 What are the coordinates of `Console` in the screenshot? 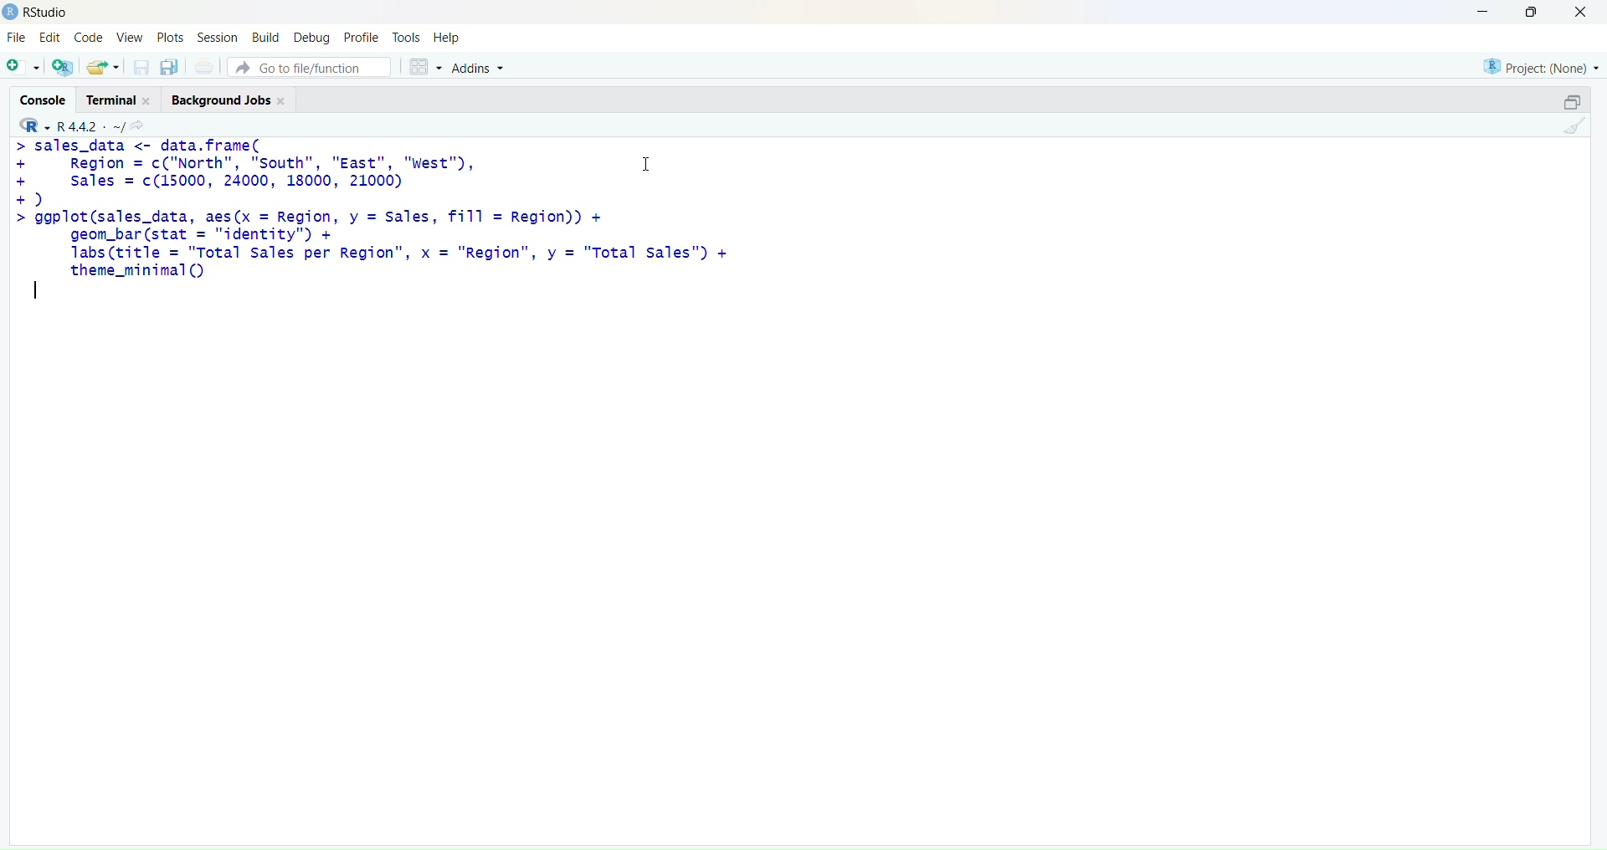 It's located at (39, 96).